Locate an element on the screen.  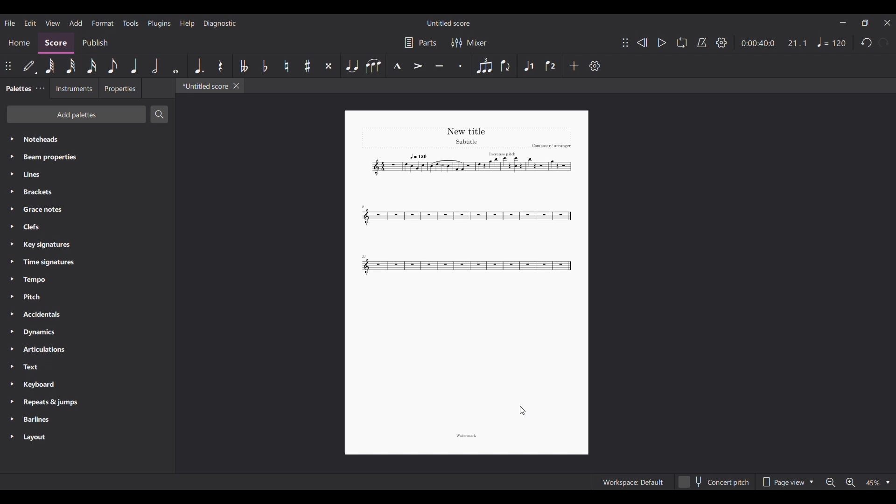
Instruments is located at coordinates (74, 88).